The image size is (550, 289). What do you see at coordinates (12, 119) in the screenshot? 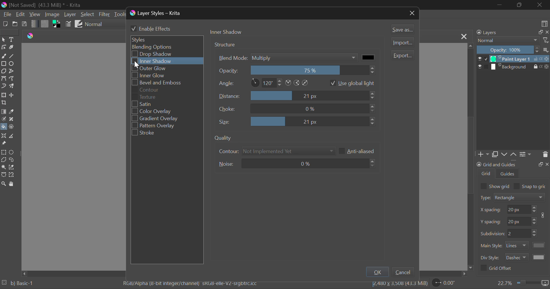
I see `Smart Patch Tool` at bounding box center [12, 119].